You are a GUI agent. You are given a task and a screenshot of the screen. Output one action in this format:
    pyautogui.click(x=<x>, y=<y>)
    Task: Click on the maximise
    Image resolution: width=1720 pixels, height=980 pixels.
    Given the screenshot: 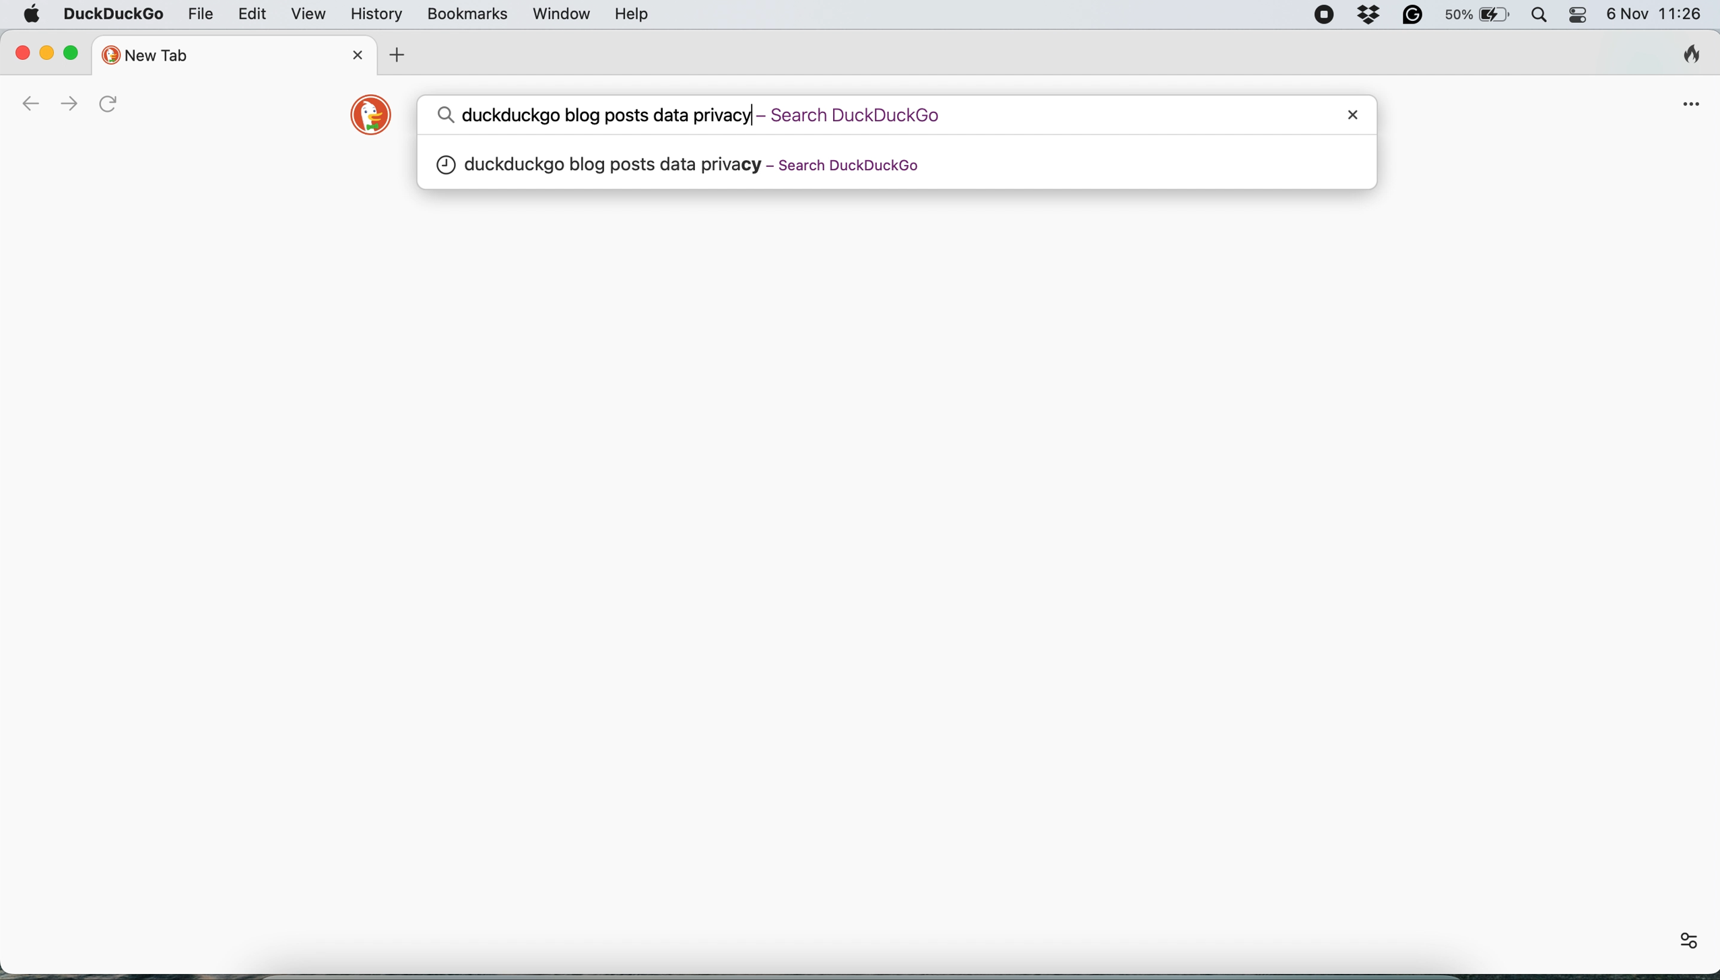 What is the action you would take?
    pyautogui.click(x=72, y=53)
    